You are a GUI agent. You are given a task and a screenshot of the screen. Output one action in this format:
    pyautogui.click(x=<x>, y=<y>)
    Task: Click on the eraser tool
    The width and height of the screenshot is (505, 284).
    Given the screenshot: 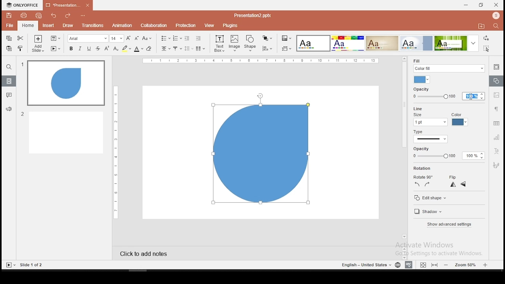 What is the action you would take?
    pyautogui.click(x=149, y=49)
    